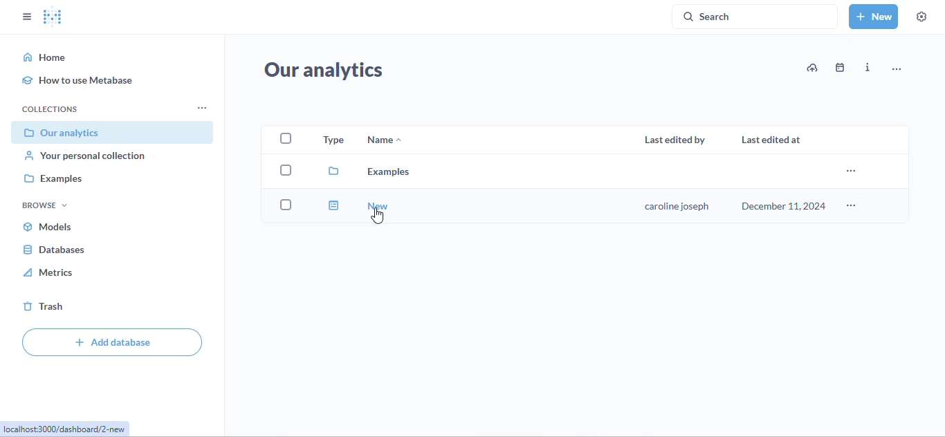 The height and width of the screenshot is (437, 945). Describe the element at coordinates (874, 16) in the screenshot. I see `new` at that location.